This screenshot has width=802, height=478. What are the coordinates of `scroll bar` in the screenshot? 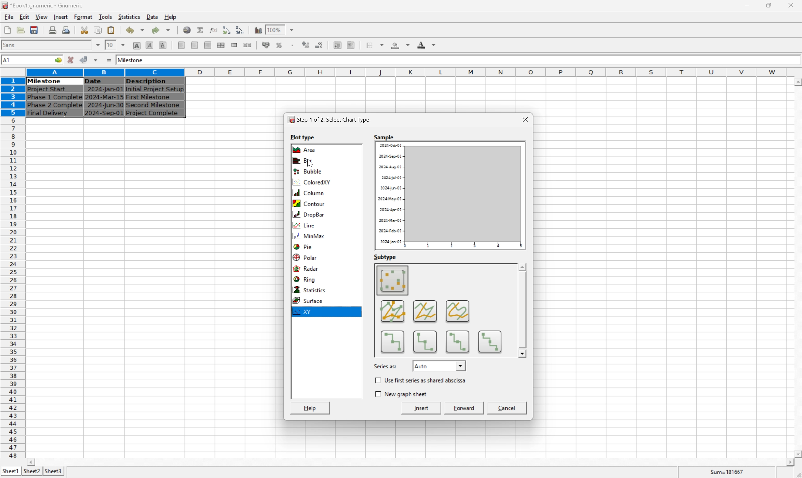 It's located at (522, 310).